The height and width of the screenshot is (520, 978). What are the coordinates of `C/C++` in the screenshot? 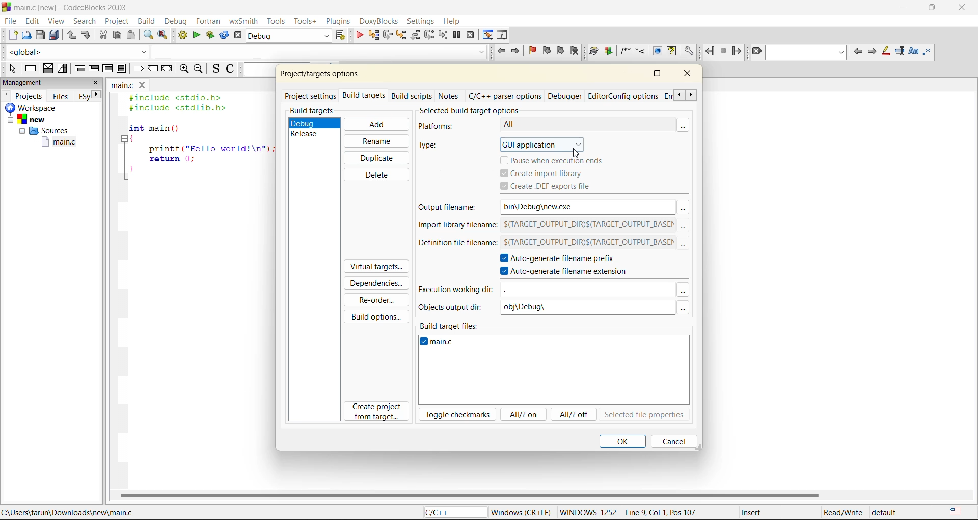 It's located at (450, 512).